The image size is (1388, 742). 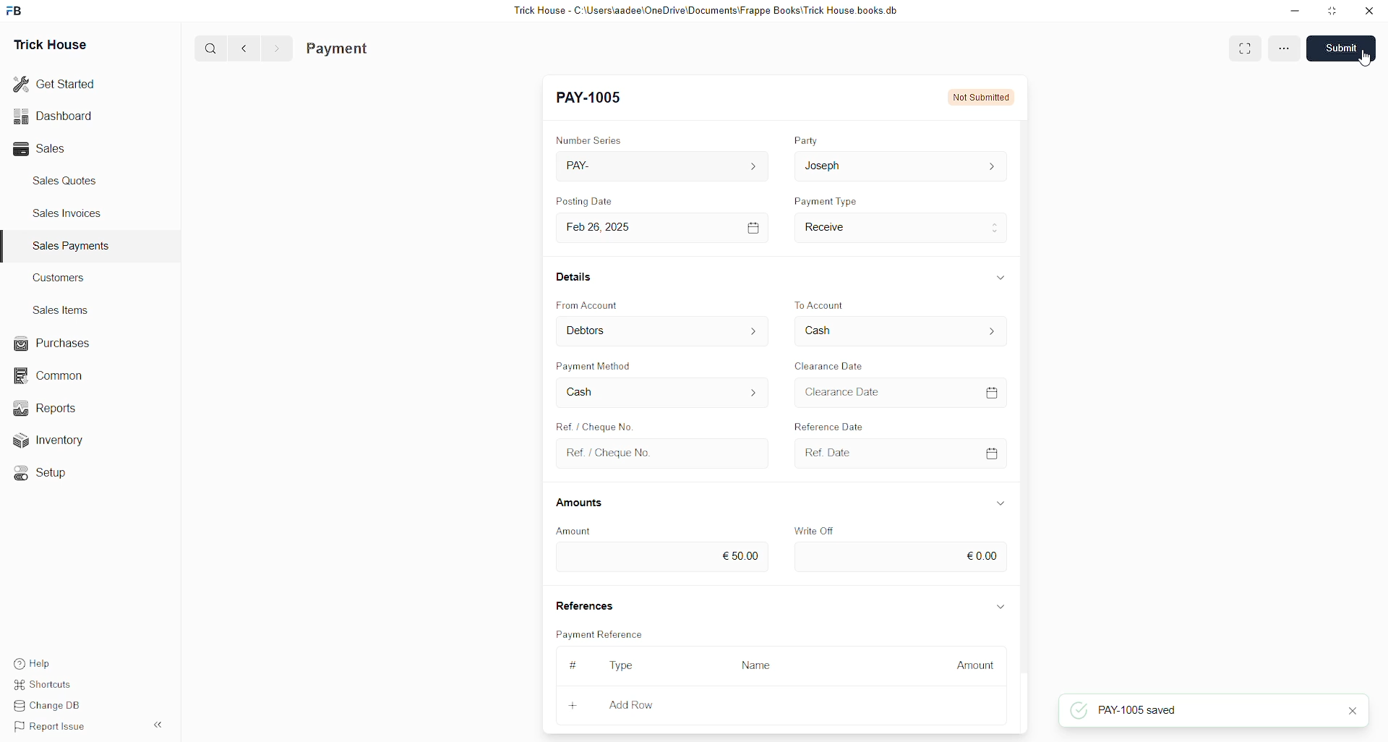 I want to click on Number Series, so click(x=589, y=140).